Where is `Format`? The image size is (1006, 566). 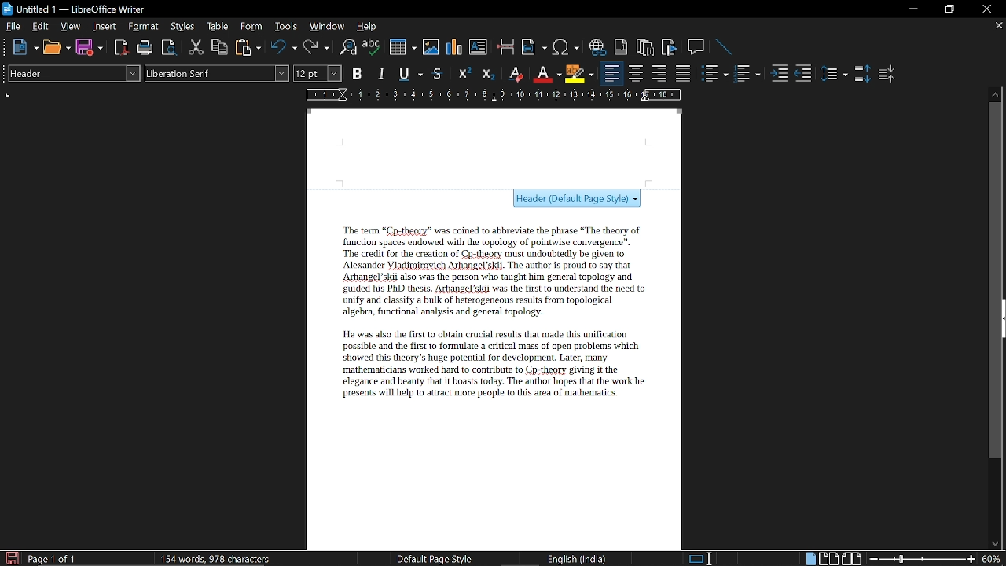
Format is located at coordinates (145, 27).